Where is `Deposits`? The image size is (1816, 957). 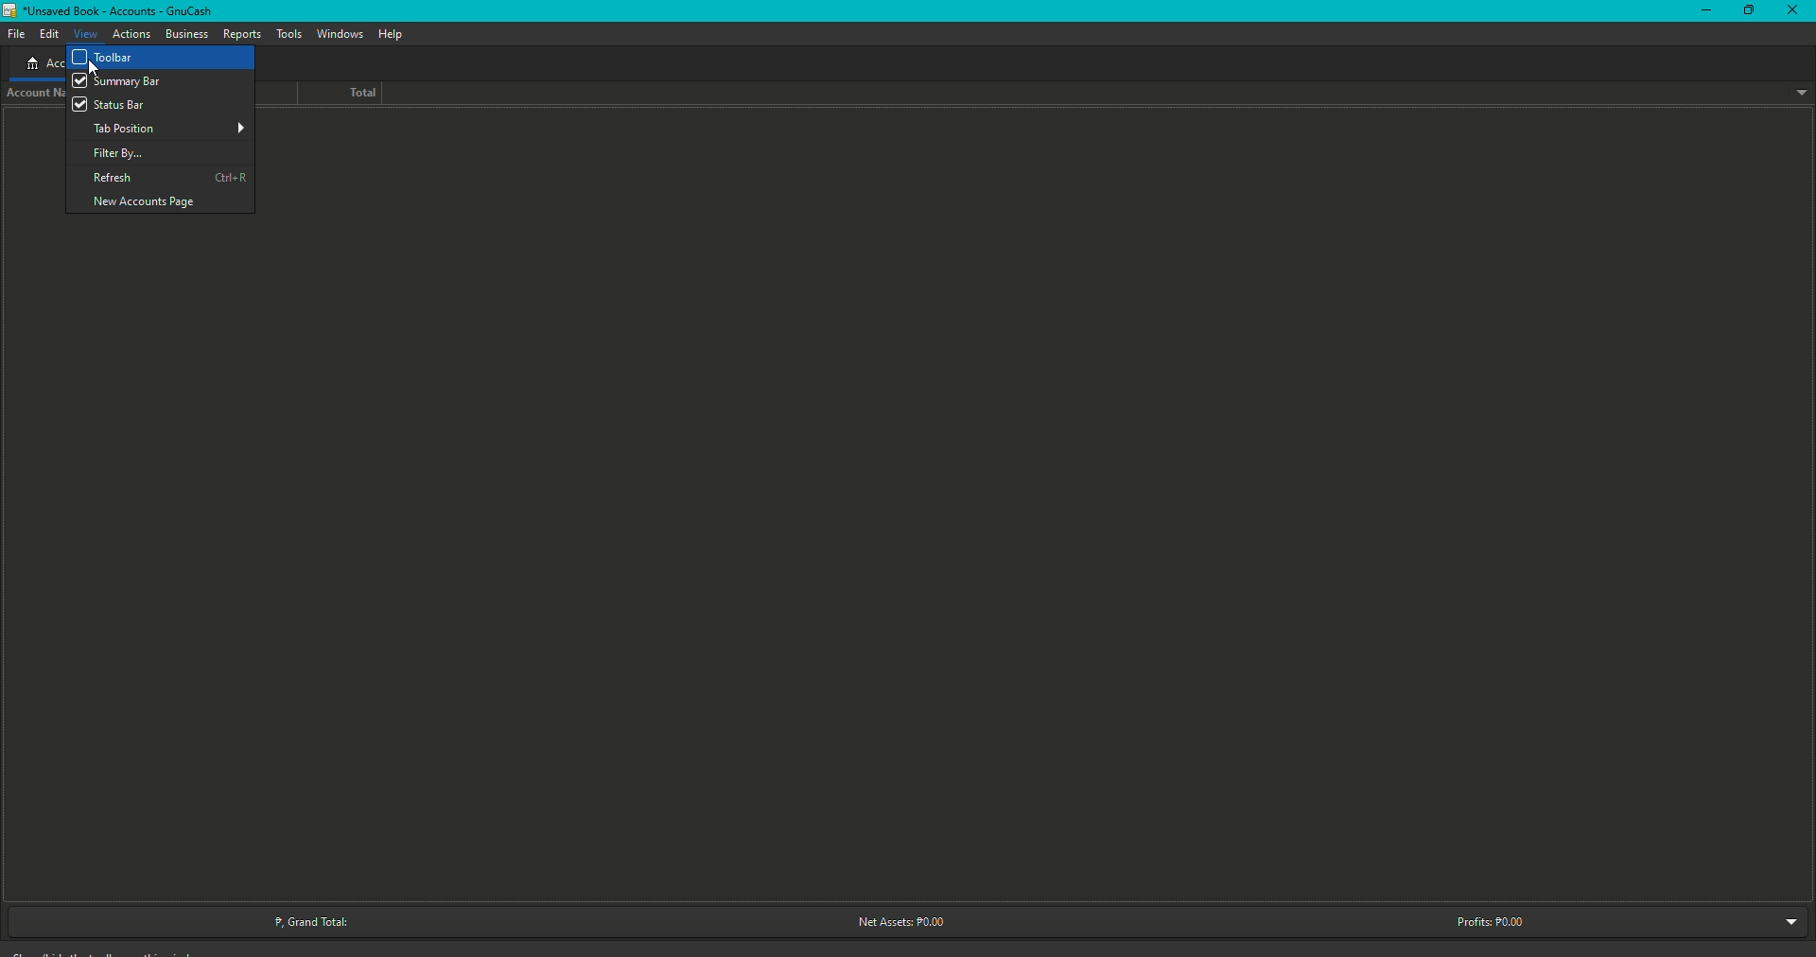
Deposits is located at coordinates (241, 34).